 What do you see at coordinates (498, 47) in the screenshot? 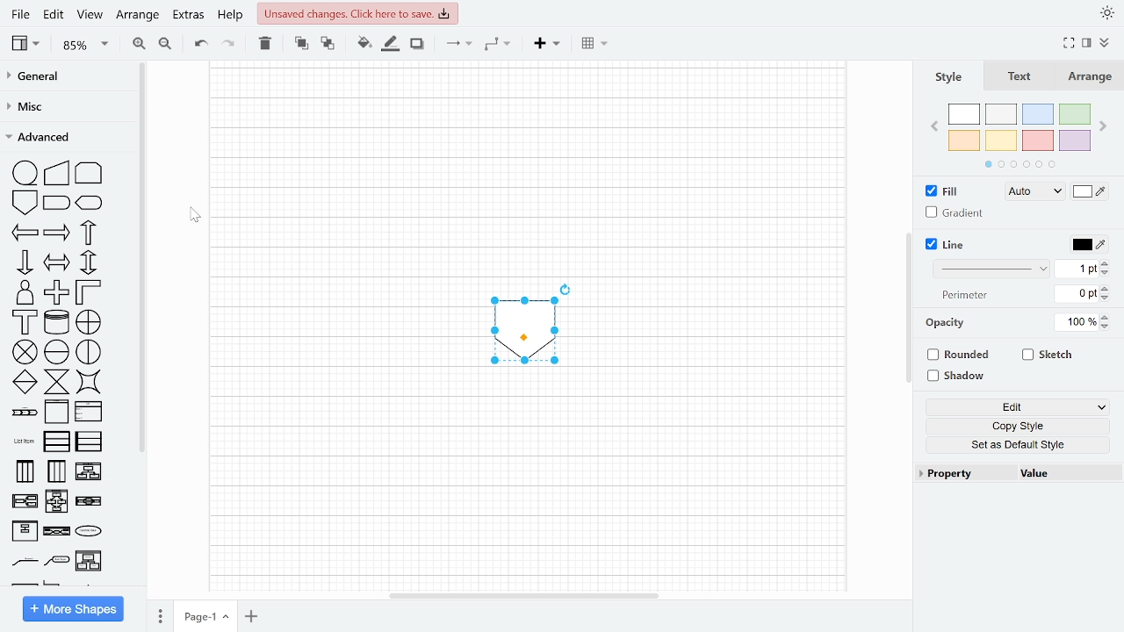
I see `Waypoints` at bounding box center [498, 47].